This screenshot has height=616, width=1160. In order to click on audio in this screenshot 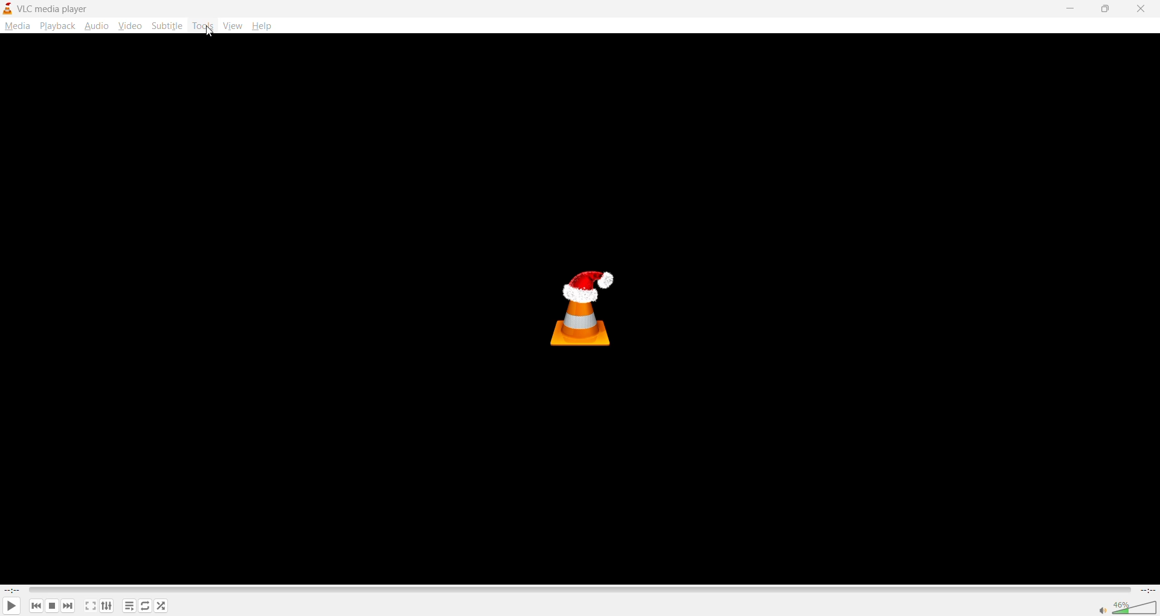, I will do `click(97, 27)`.